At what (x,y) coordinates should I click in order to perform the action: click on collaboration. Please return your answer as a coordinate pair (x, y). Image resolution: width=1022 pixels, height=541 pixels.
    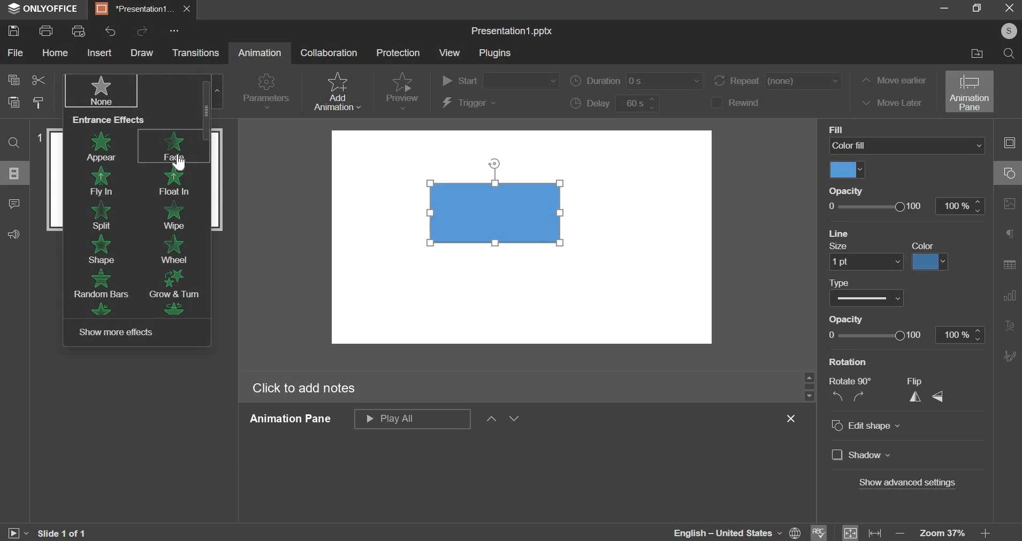
    Looking at the image, I should click on (330, 52).